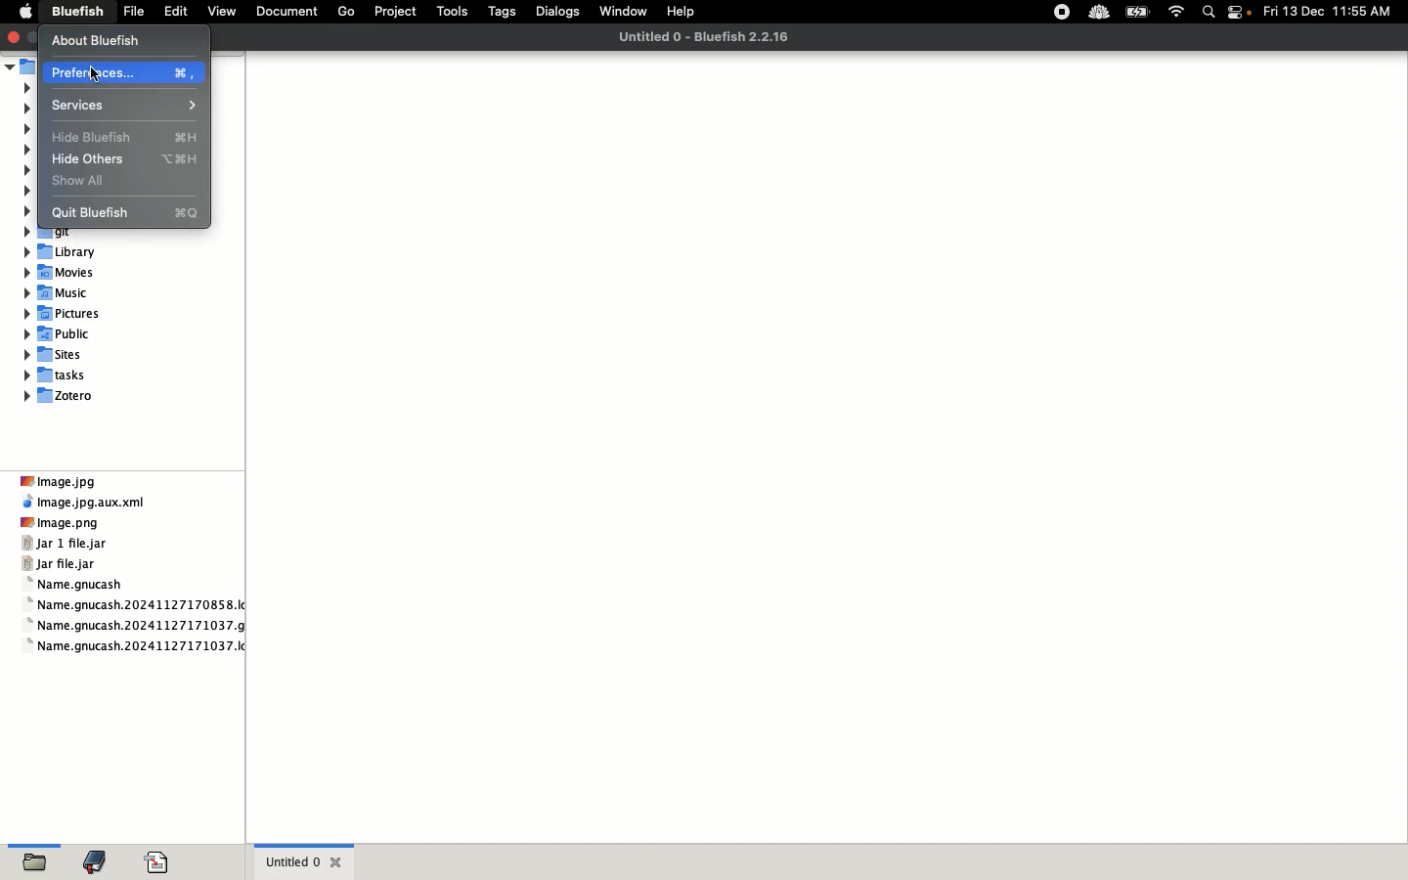 This screenshot has height=880, width=1408. What do you see at coordinates (1334, 11) in the screenshot?
I see `Date time` at bounding box center [1334, 11].